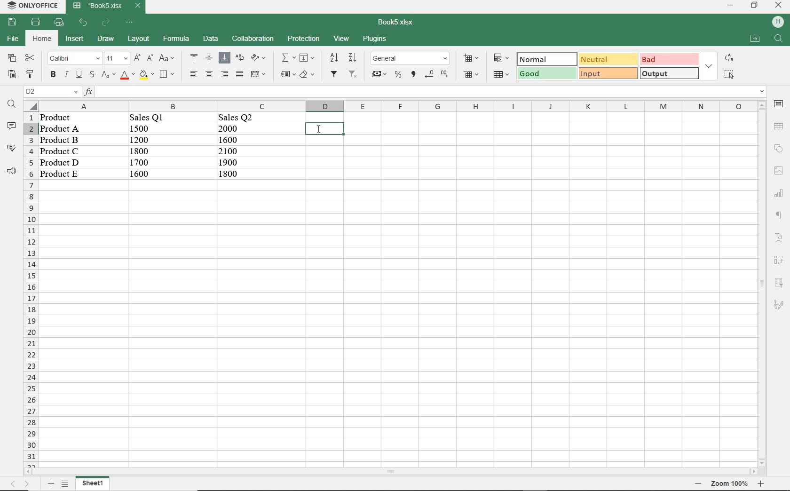 This screenshot has width=790, height=491. What do you see at coordinates (779, 306) in the screenshot?
I see `signature` at bounding box center [779, 306].